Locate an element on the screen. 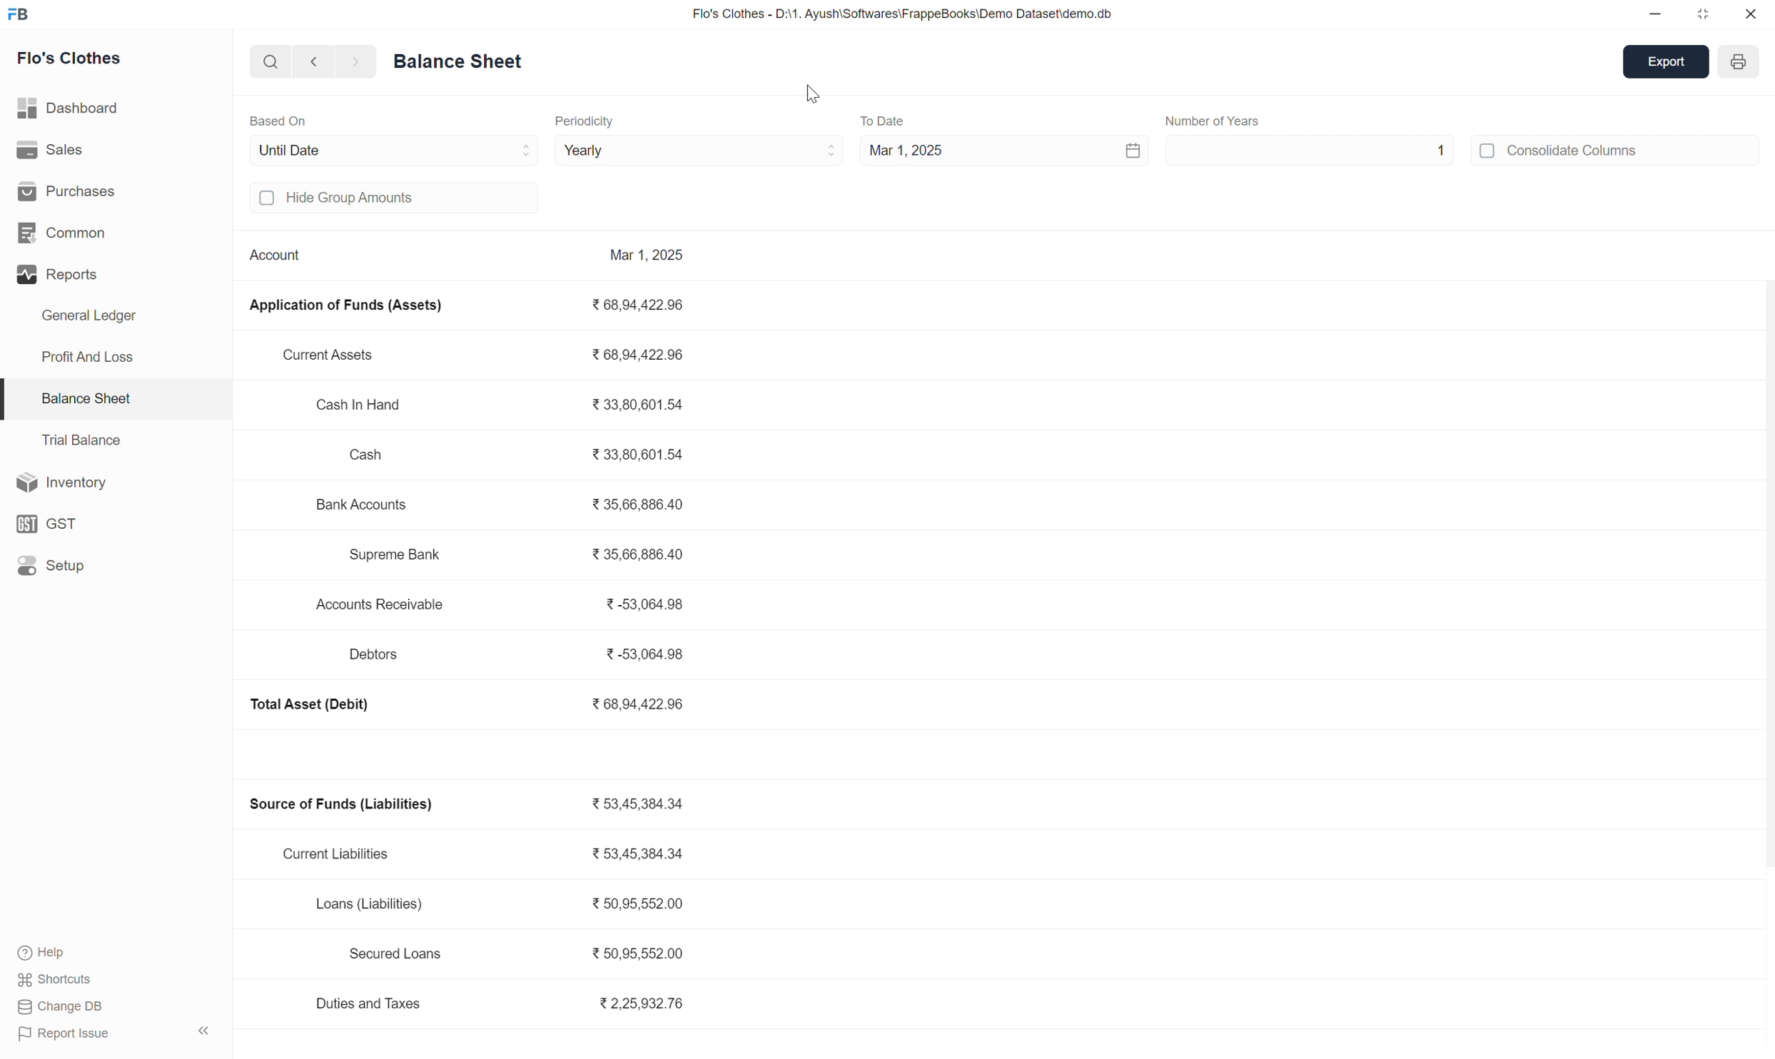 This screenshot has width=1775, height=1059. Duties and Taxes is located at coordinates (369, 1003).